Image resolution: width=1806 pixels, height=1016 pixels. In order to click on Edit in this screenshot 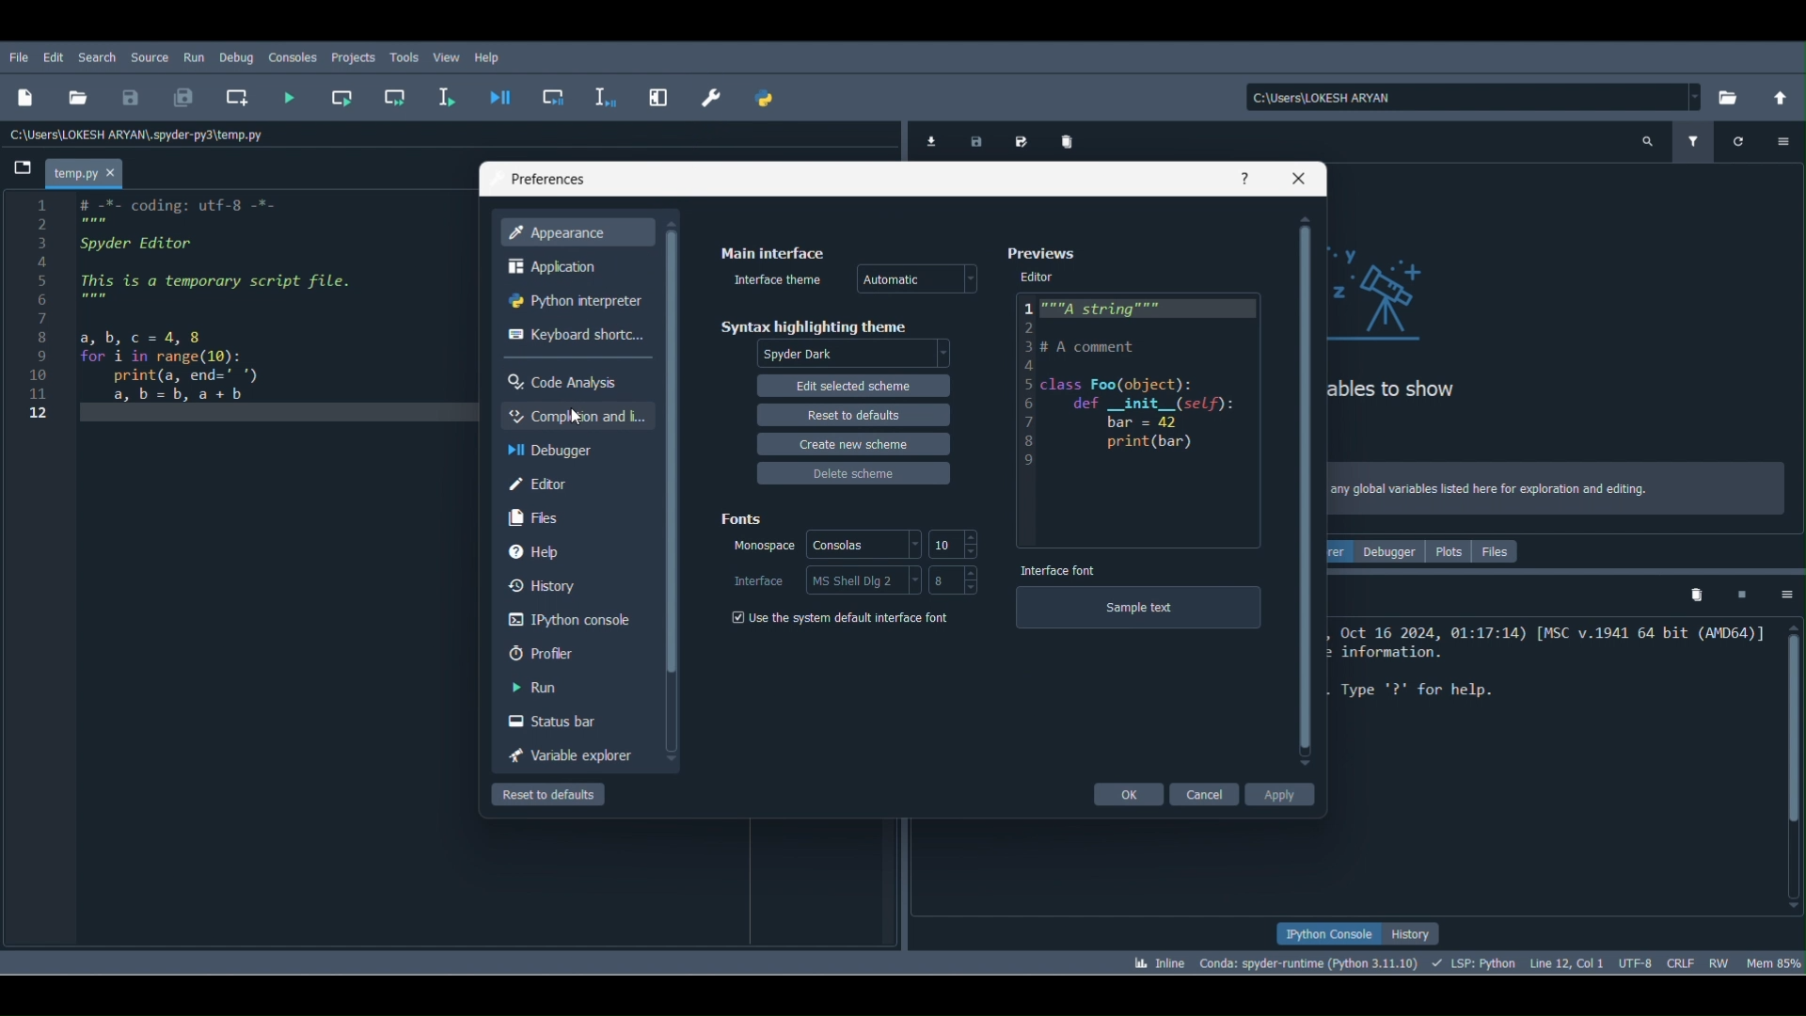, I will do `click(53, 56)`.